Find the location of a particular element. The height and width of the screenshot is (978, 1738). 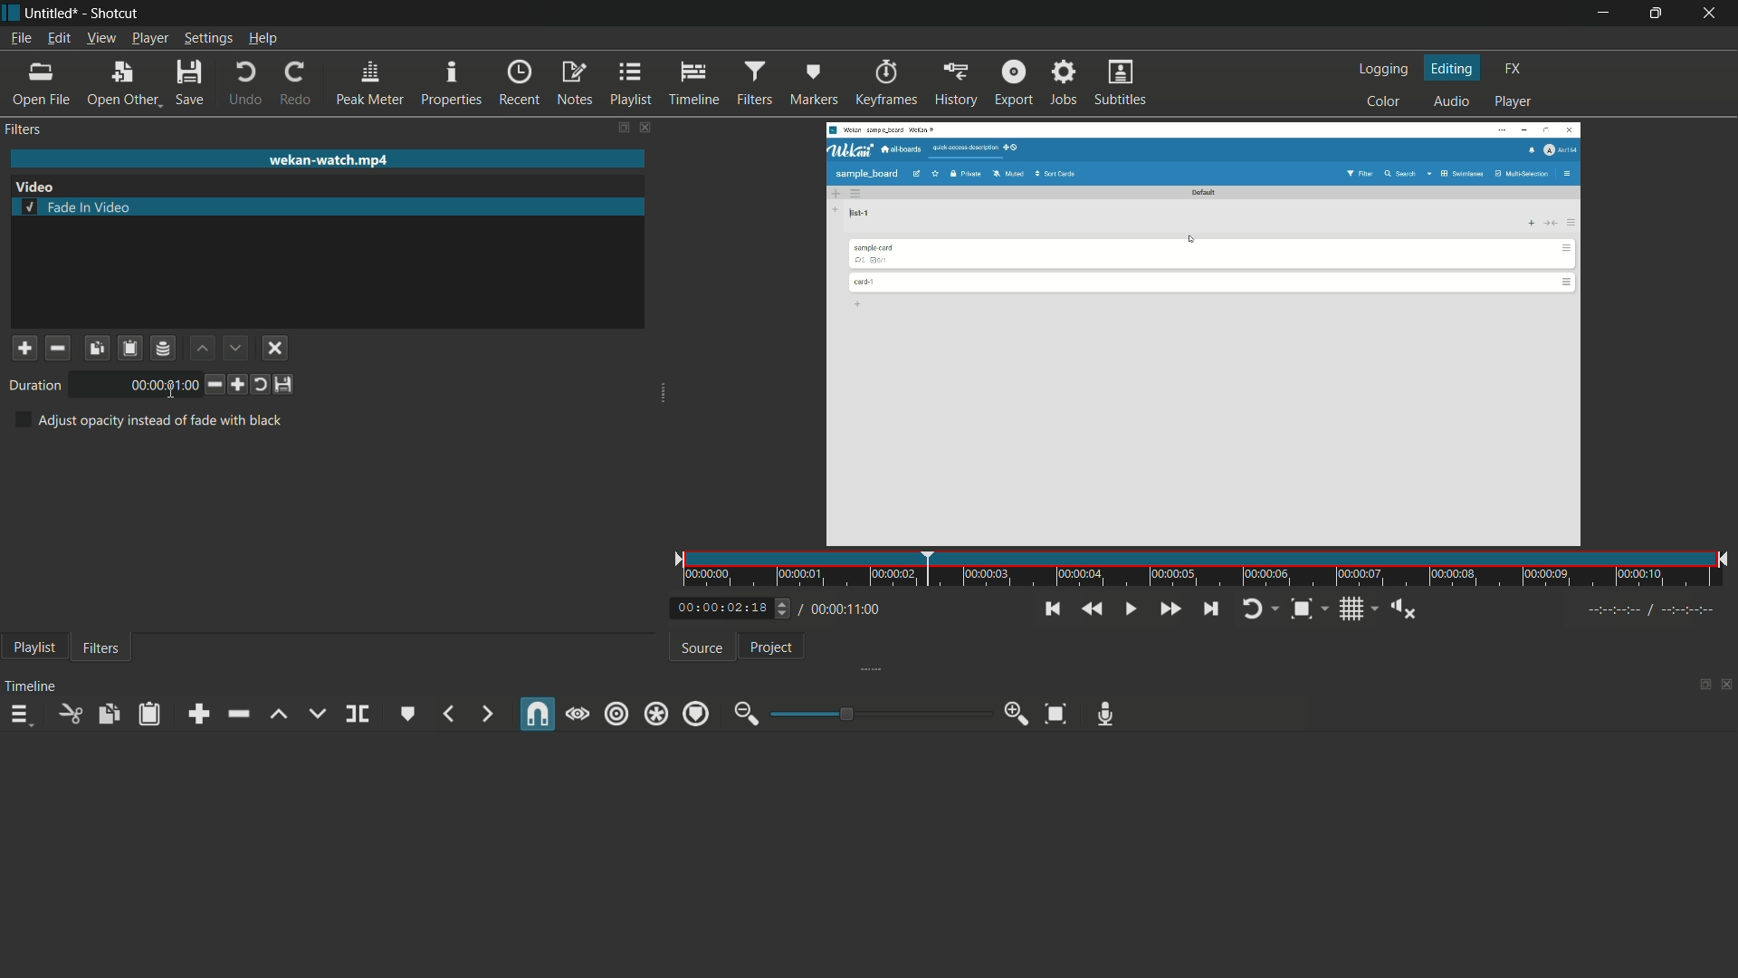

zoom timeline to fit is located at coordinates (1056, 713).